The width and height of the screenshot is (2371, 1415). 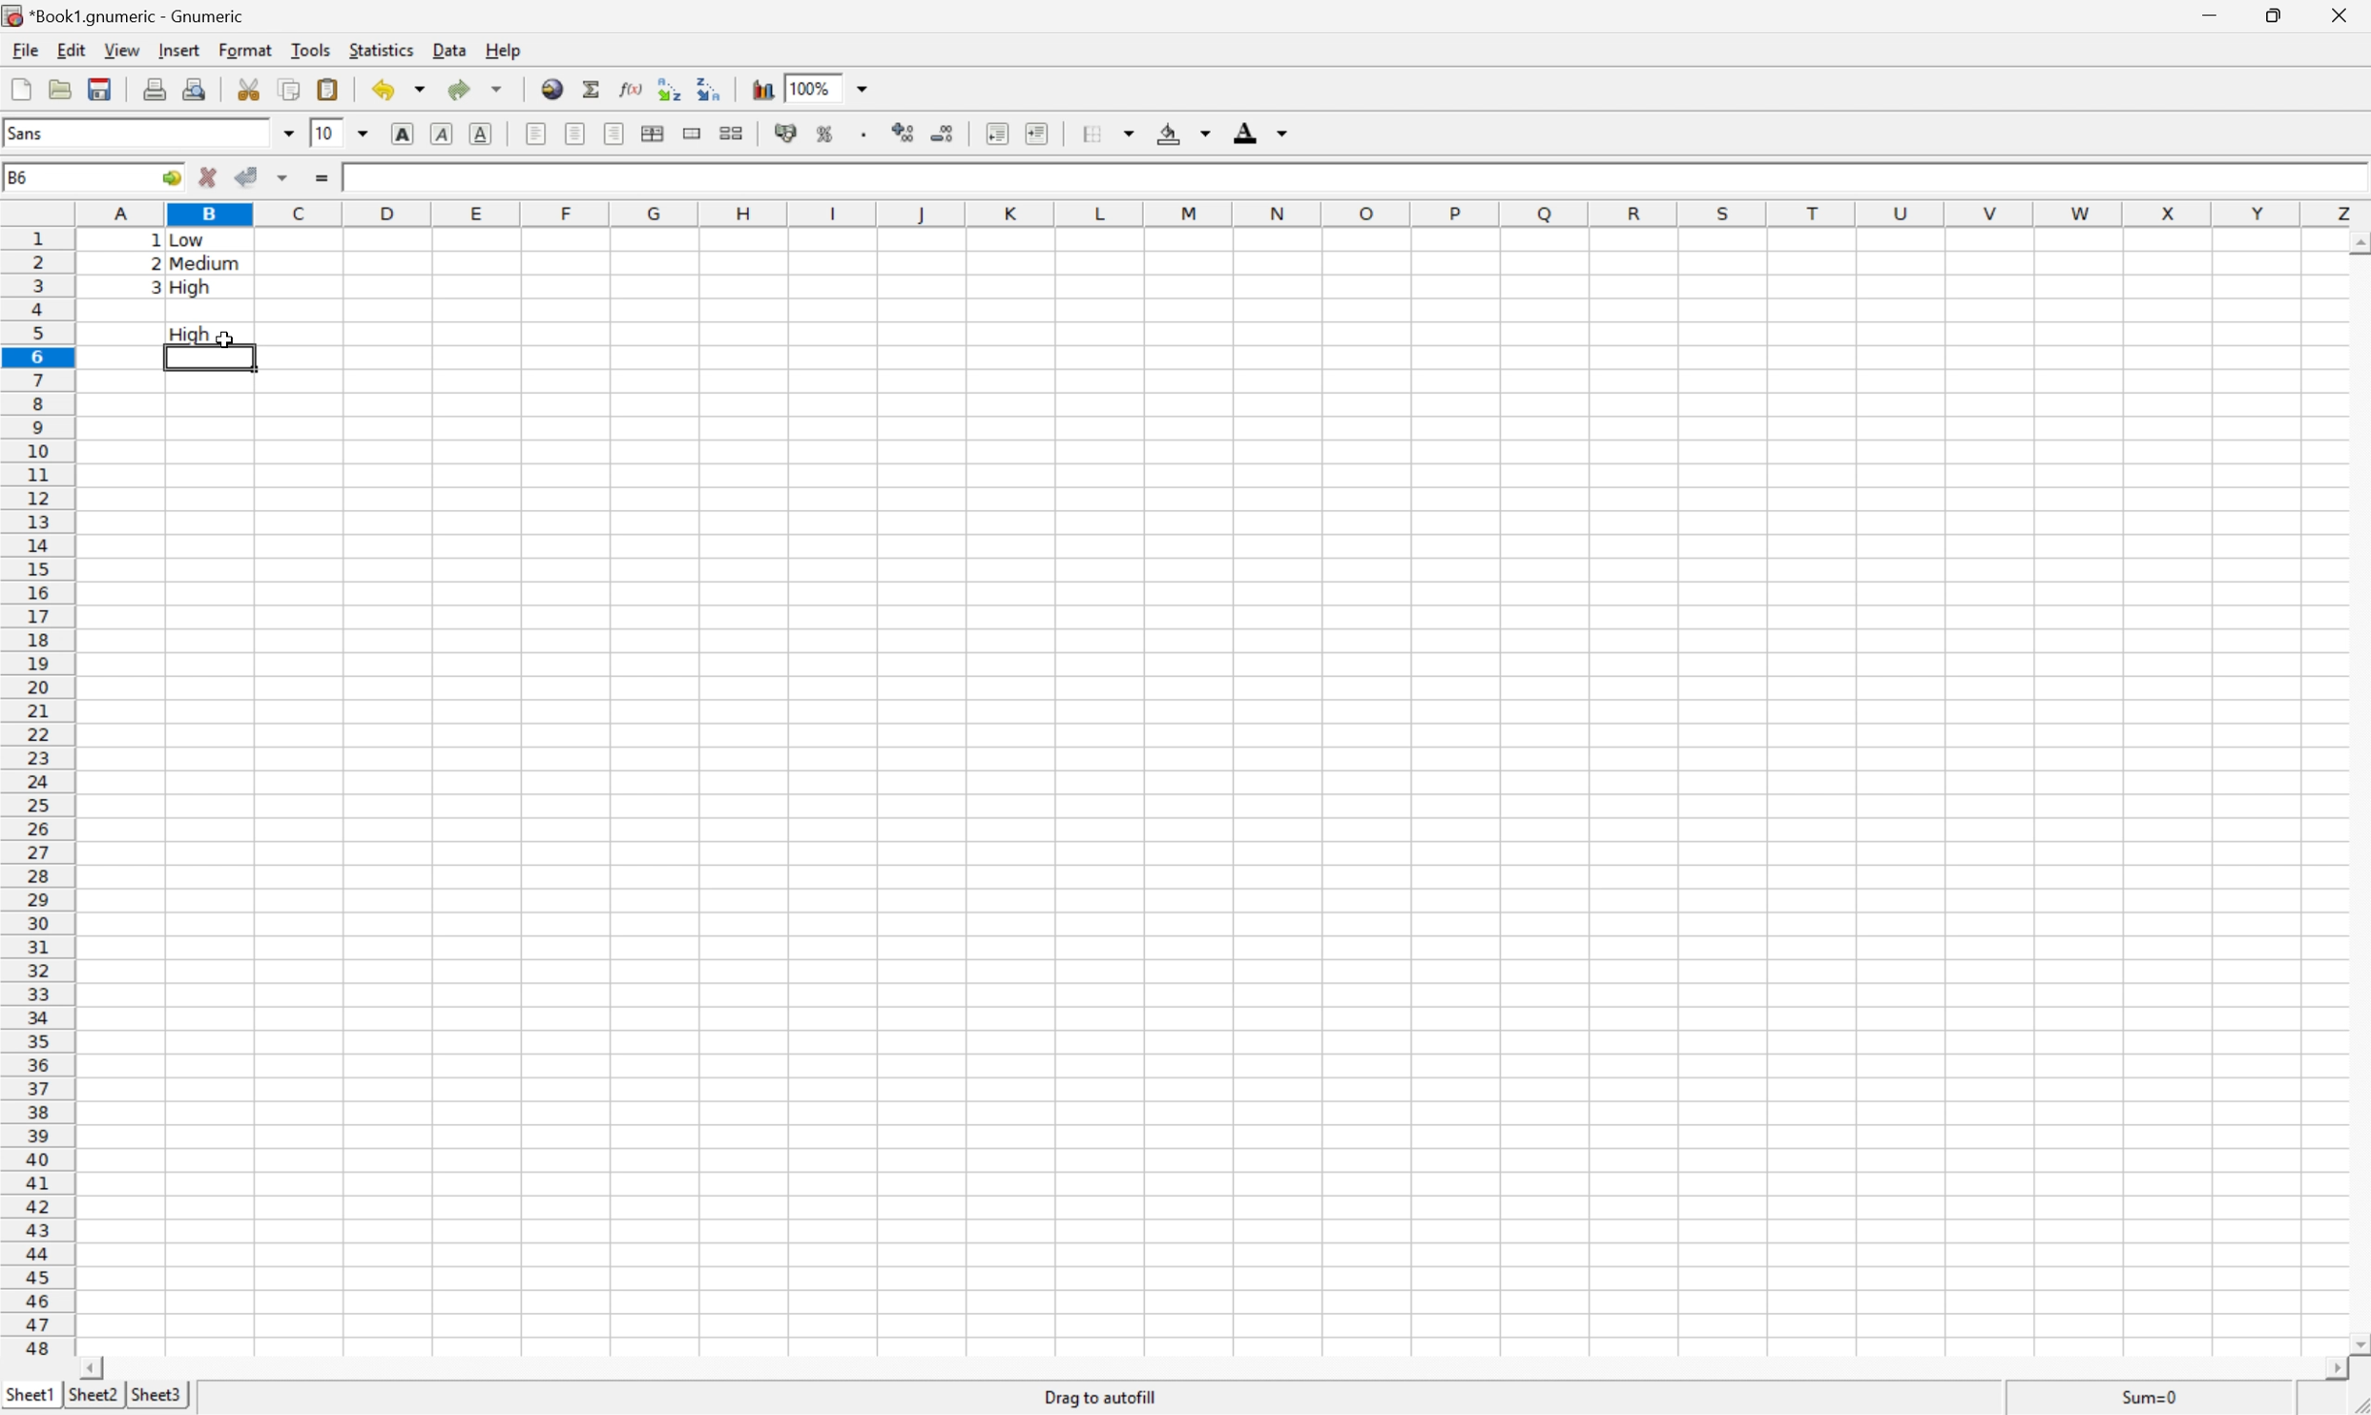 What do you see at coordinates (765, 89) in the screenshot?
I see `Insert a chart` at bounding box center [765, 89].